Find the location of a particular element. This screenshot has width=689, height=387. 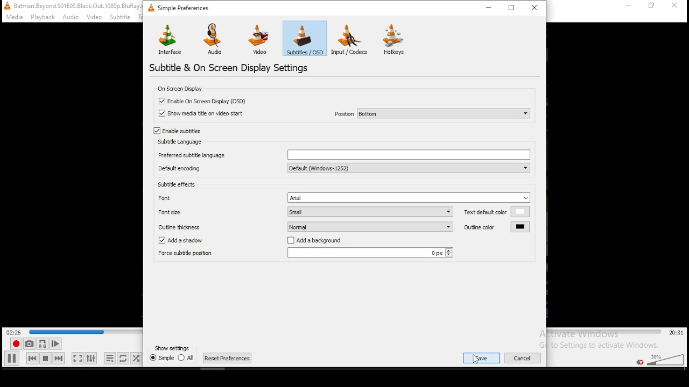

 is located at coordinates (124, 17).